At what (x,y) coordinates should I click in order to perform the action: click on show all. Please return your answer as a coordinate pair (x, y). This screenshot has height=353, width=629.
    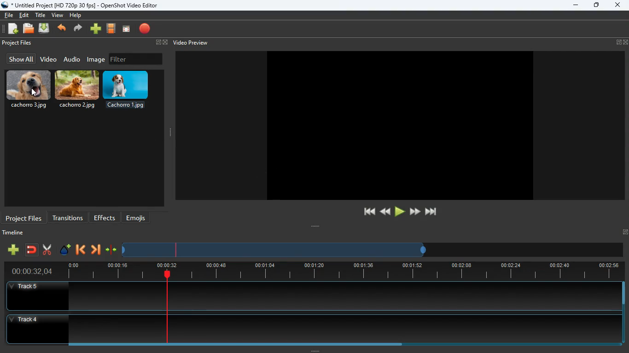
    Looking at the image, I should click on (20, 59).